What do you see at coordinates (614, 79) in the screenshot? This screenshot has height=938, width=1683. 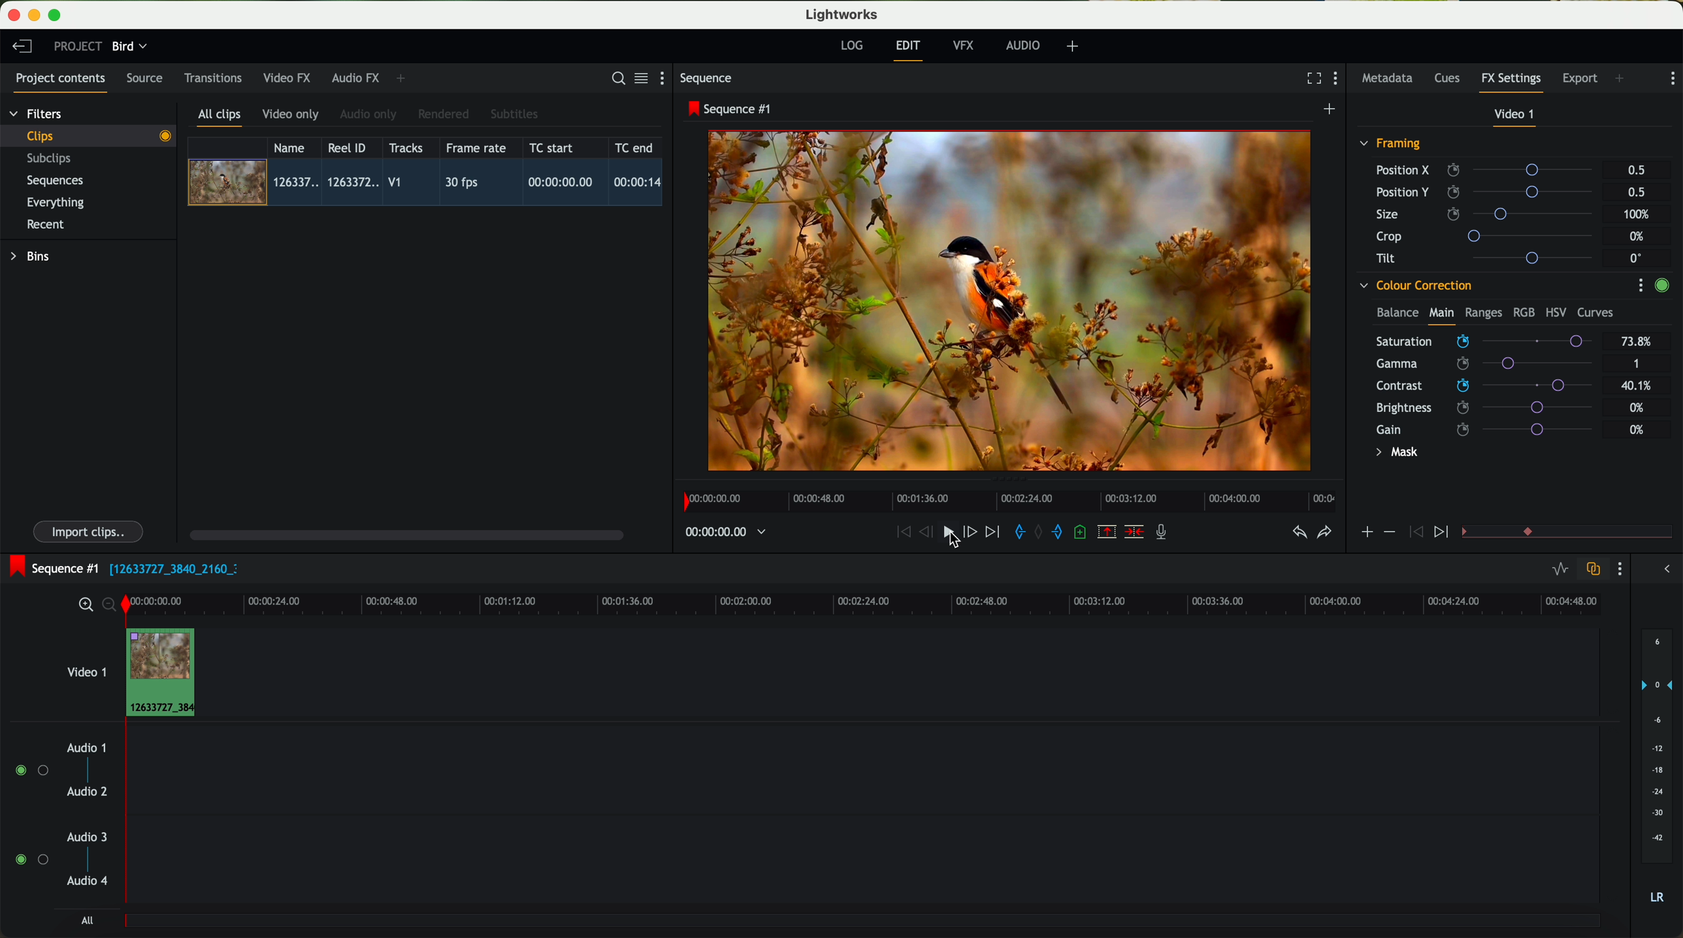 I see `search for assets or bins` at bounding box center [614, 79].